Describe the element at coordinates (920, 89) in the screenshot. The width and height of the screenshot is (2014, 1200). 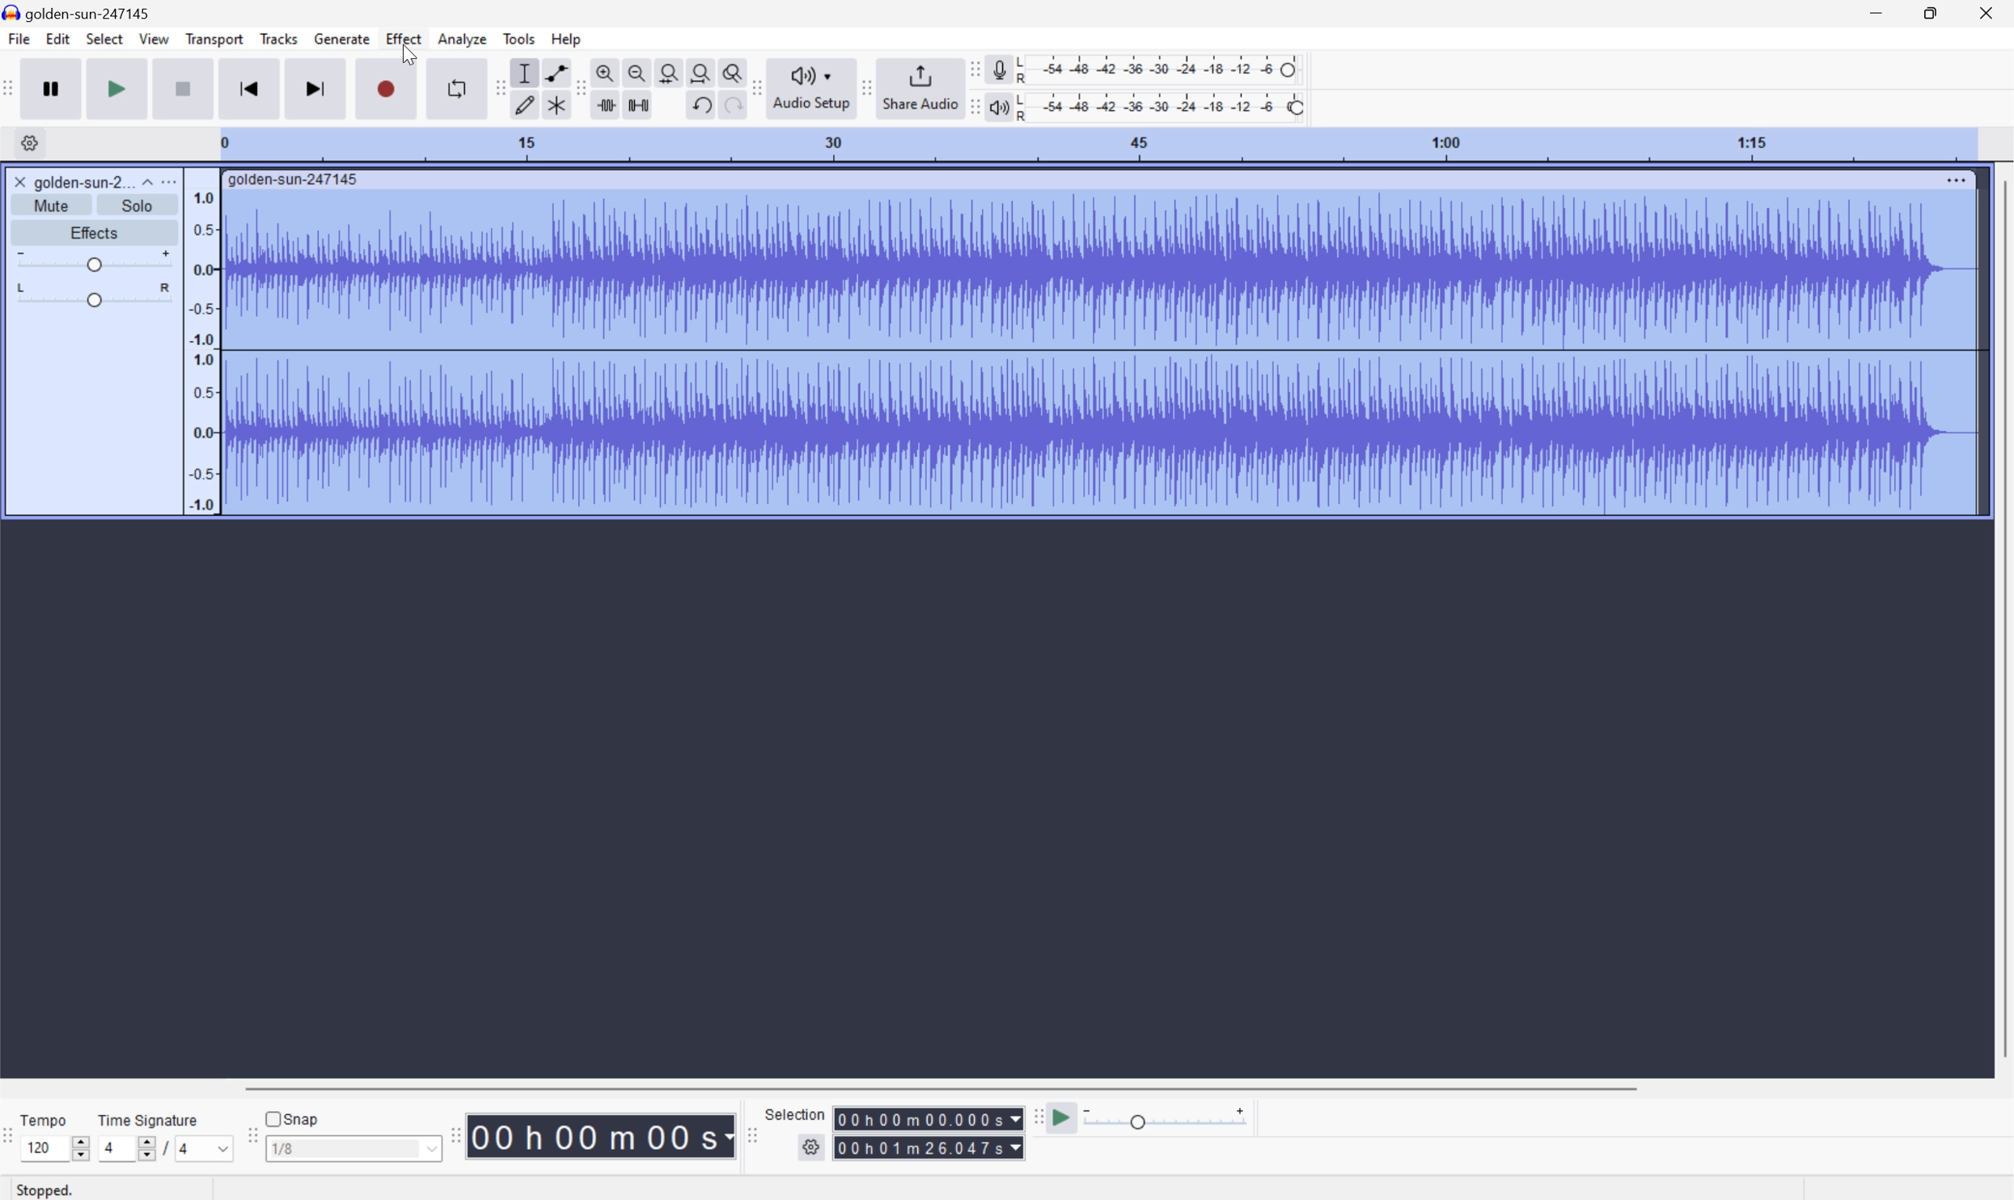
I see `Share audio` at that location.